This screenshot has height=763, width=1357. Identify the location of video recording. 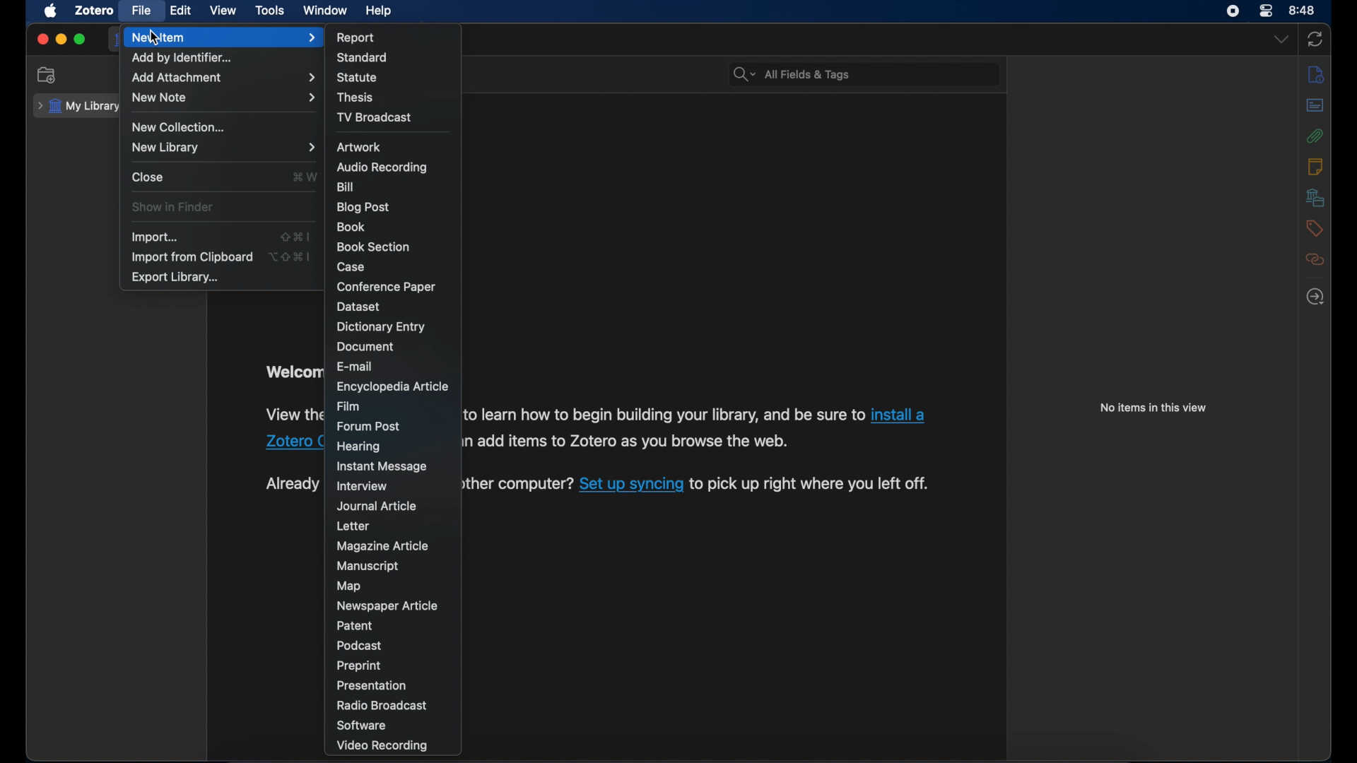
(385, 745).